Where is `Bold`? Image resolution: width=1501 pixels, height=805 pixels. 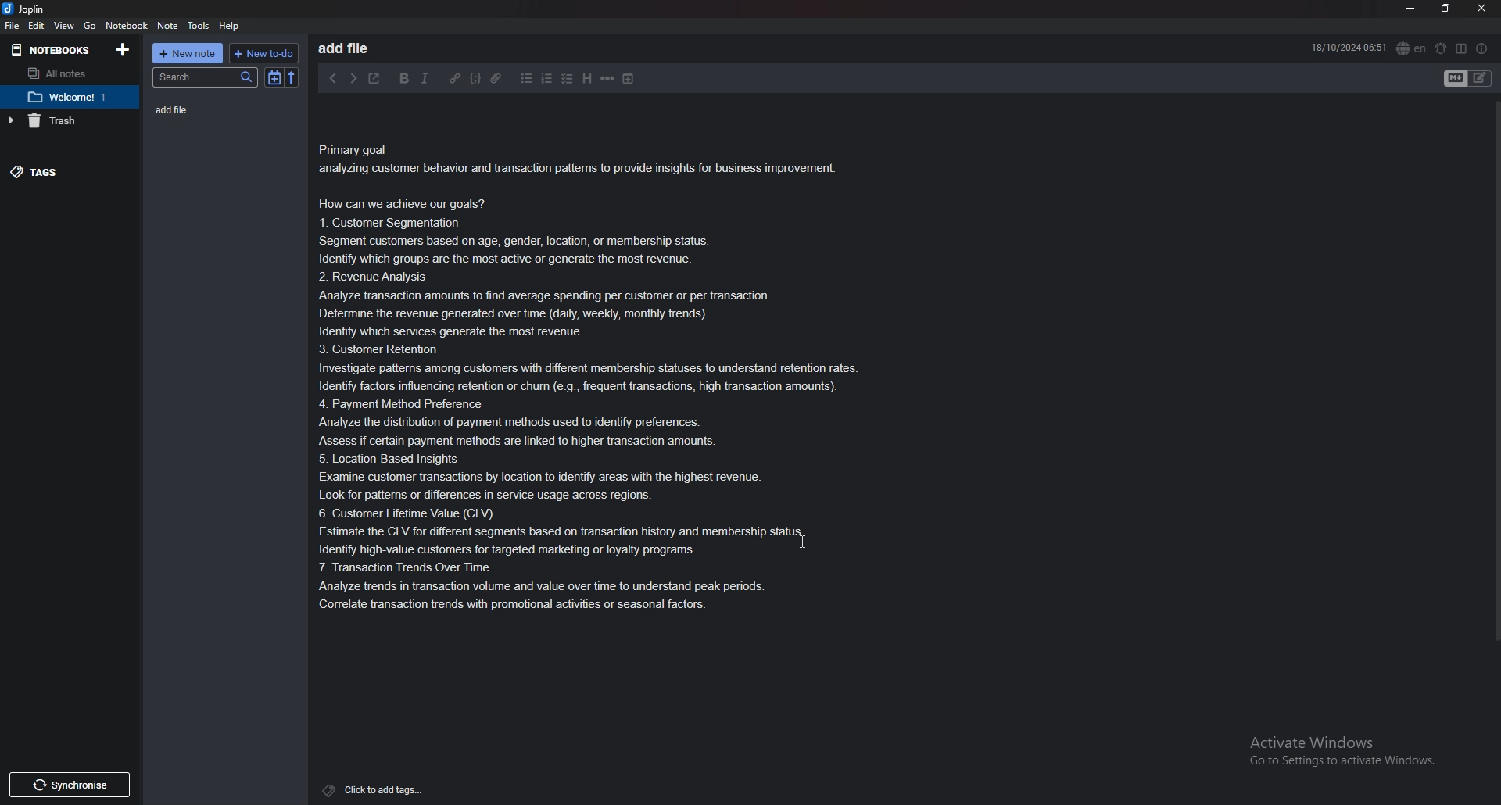 Bold is located at coordinates (405, 79).